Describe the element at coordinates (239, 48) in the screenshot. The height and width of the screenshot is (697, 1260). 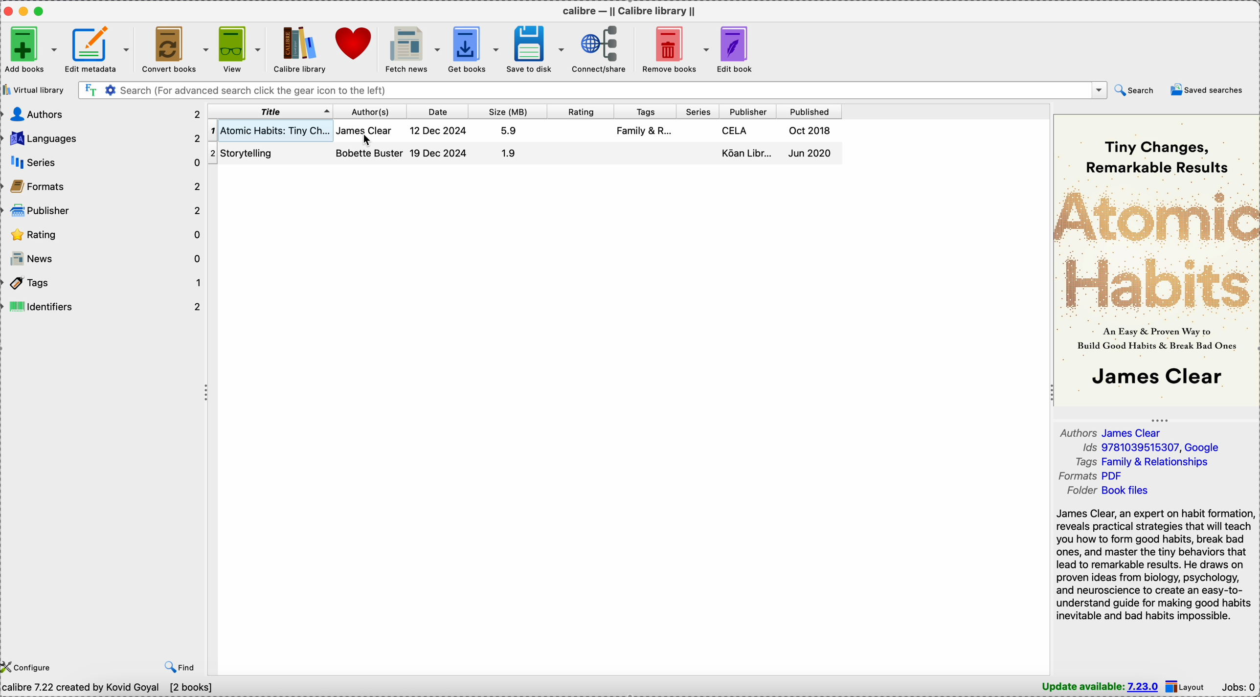
I see `view` at that location.